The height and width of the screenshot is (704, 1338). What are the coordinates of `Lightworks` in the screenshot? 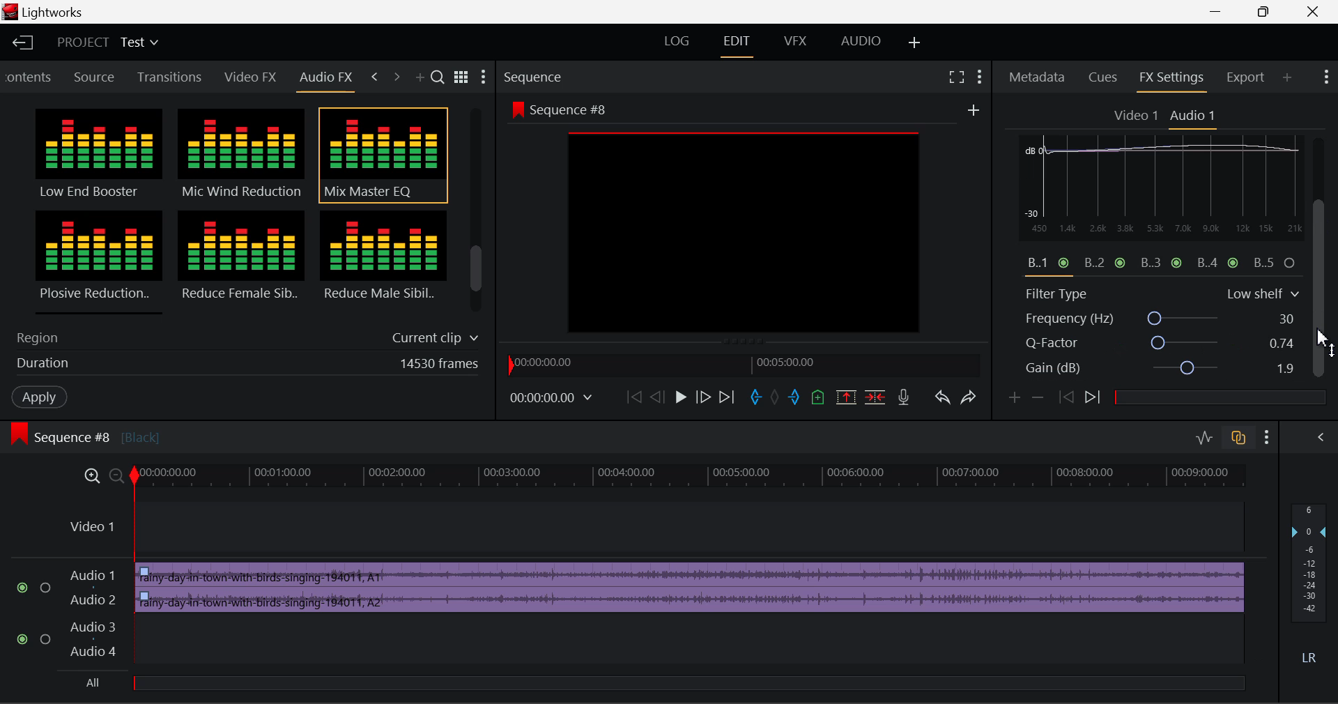 It's located at (63, 13).